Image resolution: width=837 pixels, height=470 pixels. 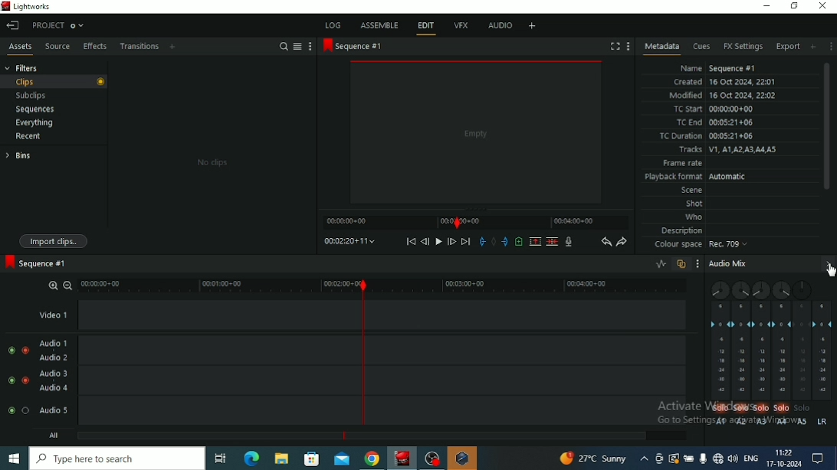 What do you see at coordinates (661, 264) in the screenshot?
I see `Toggle audio levels editing` at bounding box center [661, 264].